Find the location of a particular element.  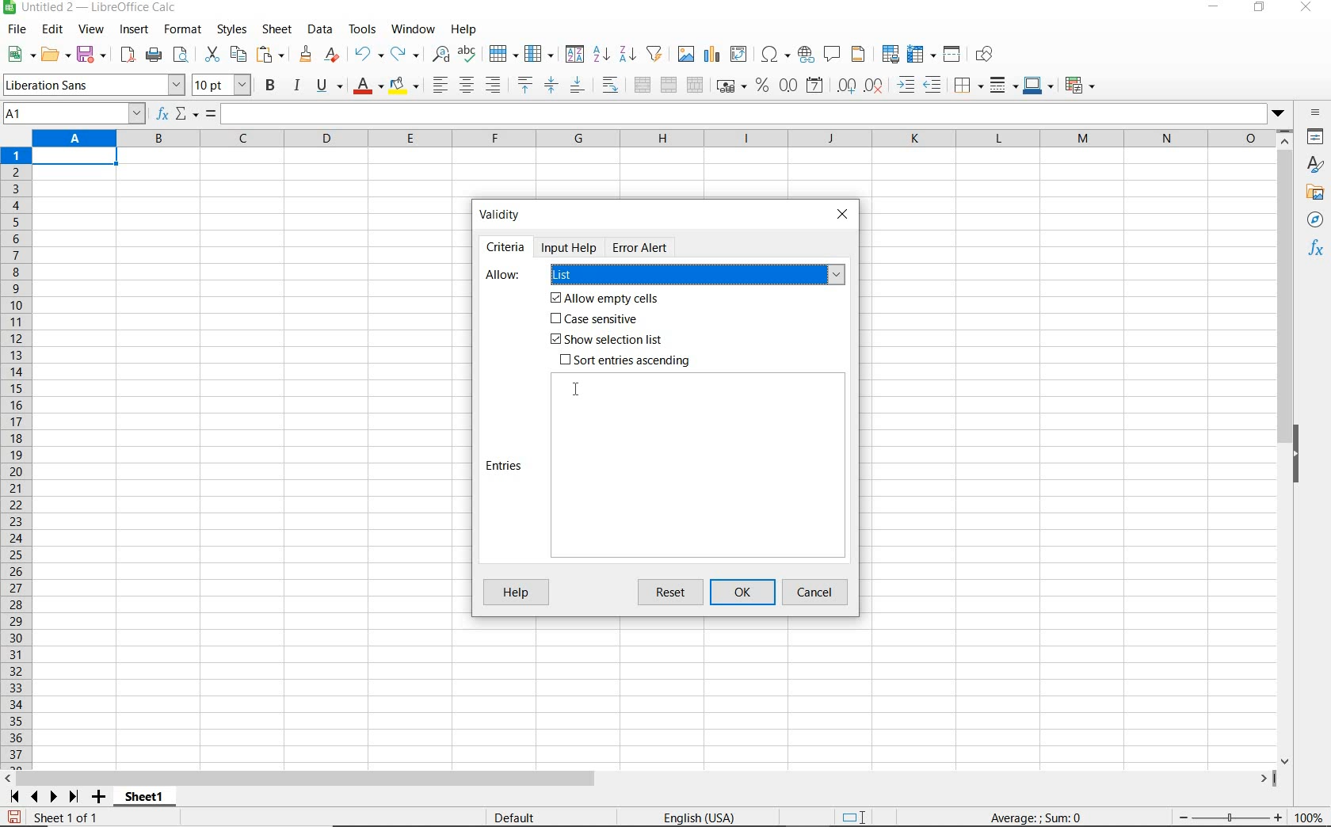

add sheet is located at coordinates (97, 798).